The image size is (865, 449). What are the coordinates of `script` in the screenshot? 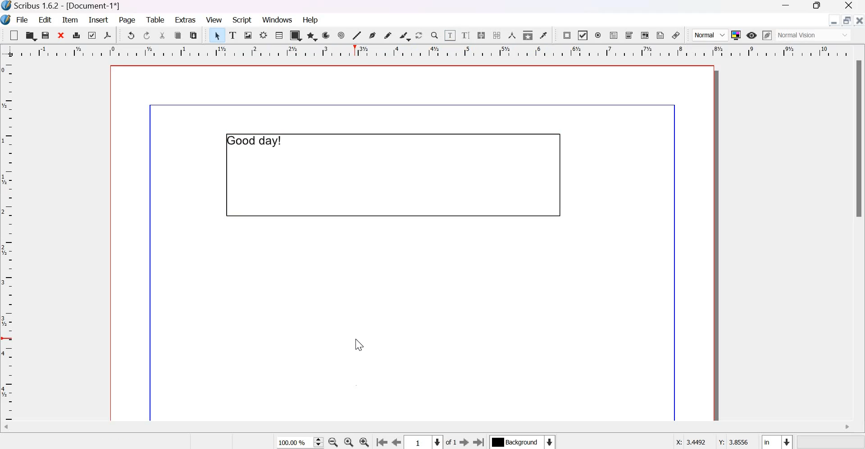 It's located at (242, 20).